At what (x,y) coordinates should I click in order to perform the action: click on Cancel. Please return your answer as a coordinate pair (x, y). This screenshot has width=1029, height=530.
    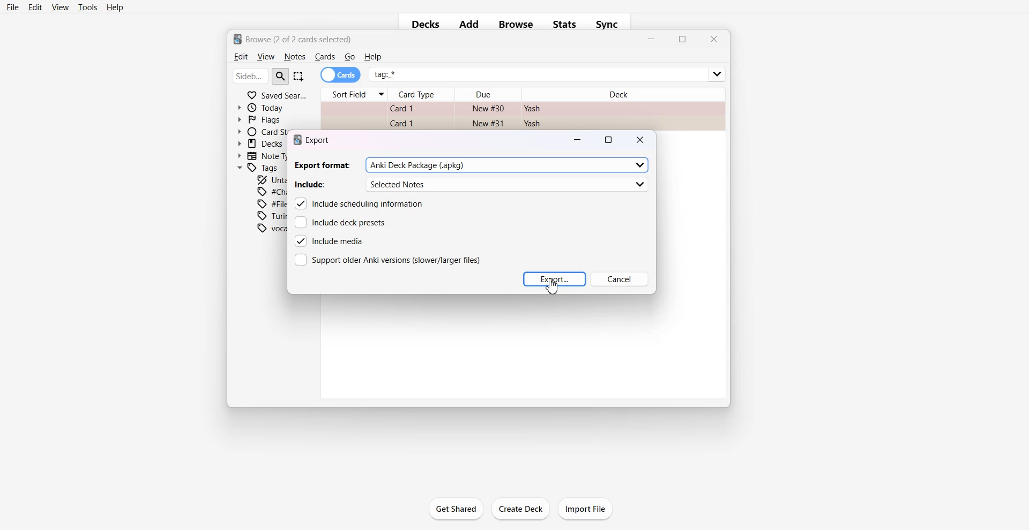
    Looking at the image, I should click on (620, 279).